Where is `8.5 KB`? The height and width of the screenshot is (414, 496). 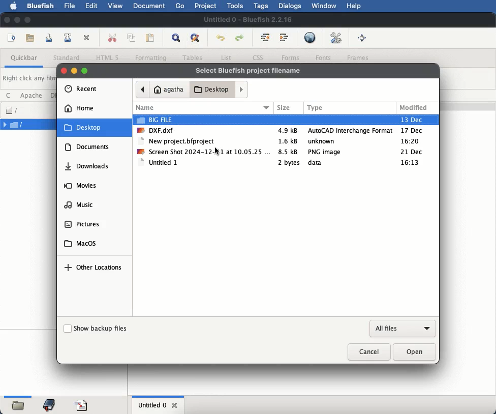
8.5 KB is located at coordinates (289, 152).